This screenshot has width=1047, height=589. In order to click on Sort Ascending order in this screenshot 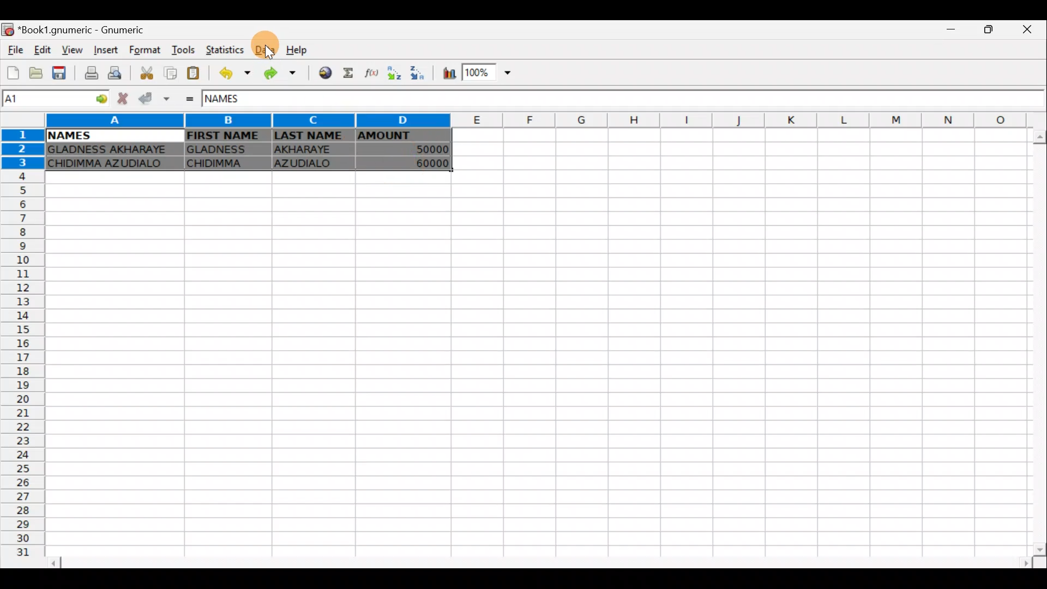, I will do `click(393, 73)`.